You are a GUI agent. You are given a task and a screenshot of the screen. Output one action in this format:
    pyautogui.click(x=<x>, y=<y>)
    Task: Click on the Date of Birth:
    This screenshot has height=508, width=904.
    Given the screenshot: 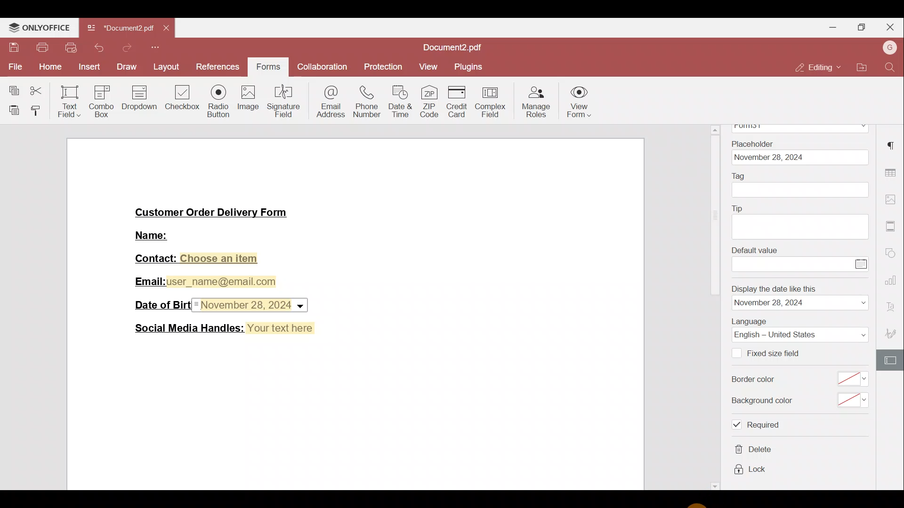 What is the action you would take?
    pyautogui.click(x=160, y=304)
    